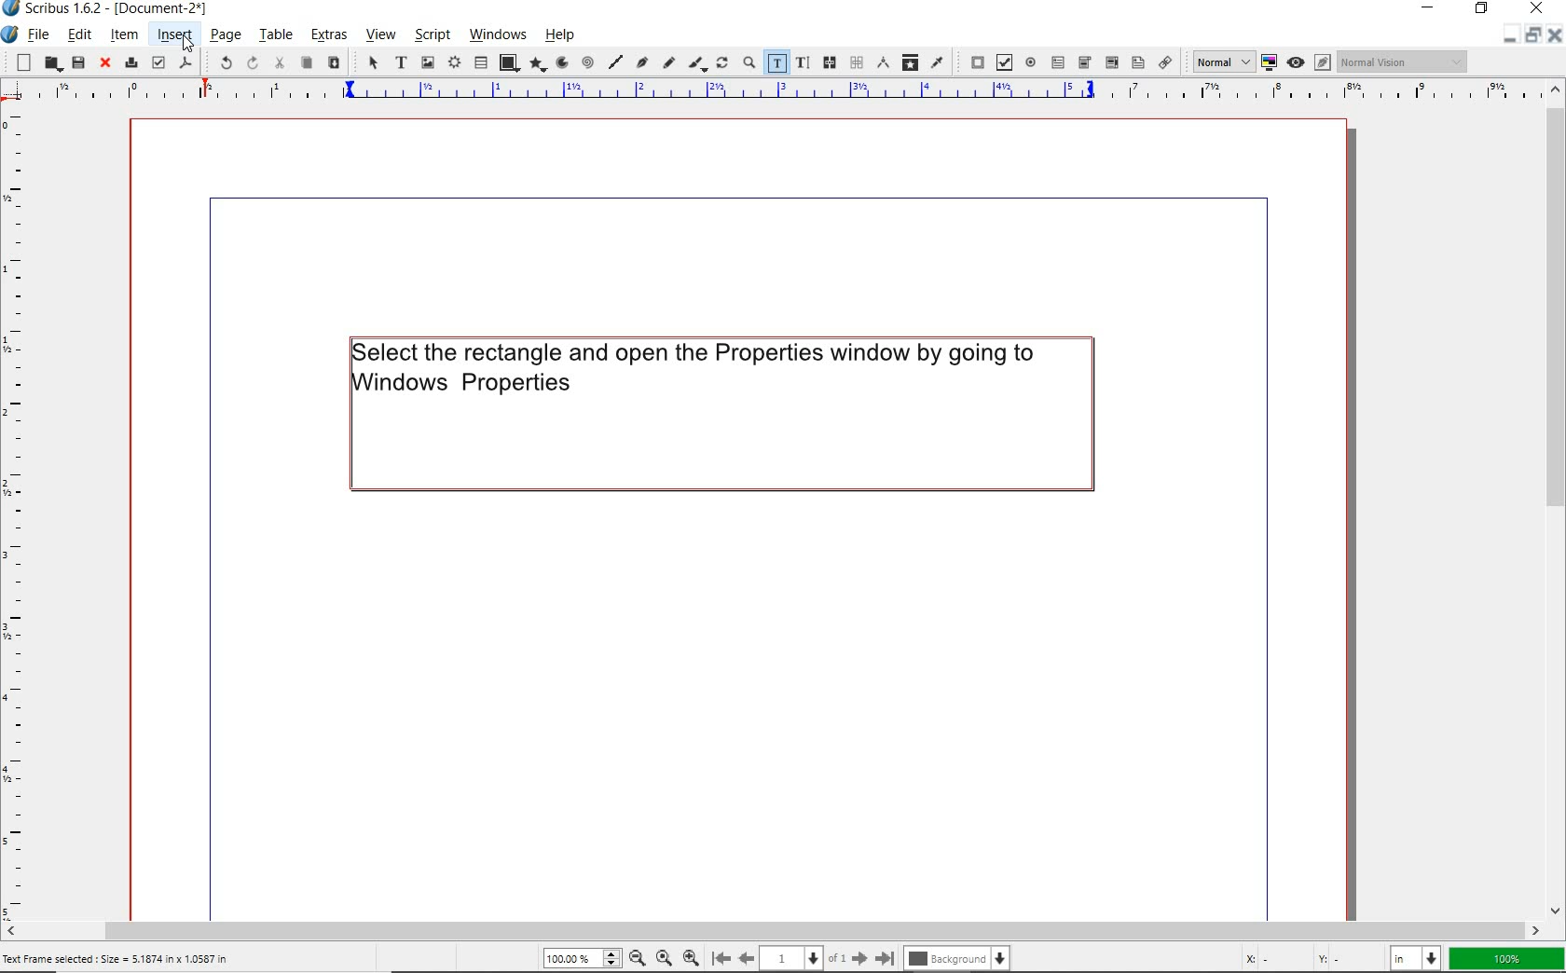 The image size is (1566, 973). Describe the element at coordinates (831, 63) in the screenshot. I see `link text frames` at that location.